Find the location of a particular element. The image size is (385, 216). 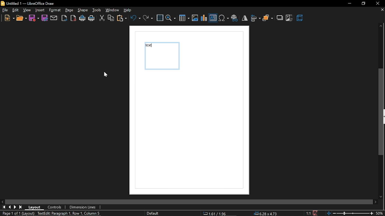

restore down is located at coordinates (363, 3).